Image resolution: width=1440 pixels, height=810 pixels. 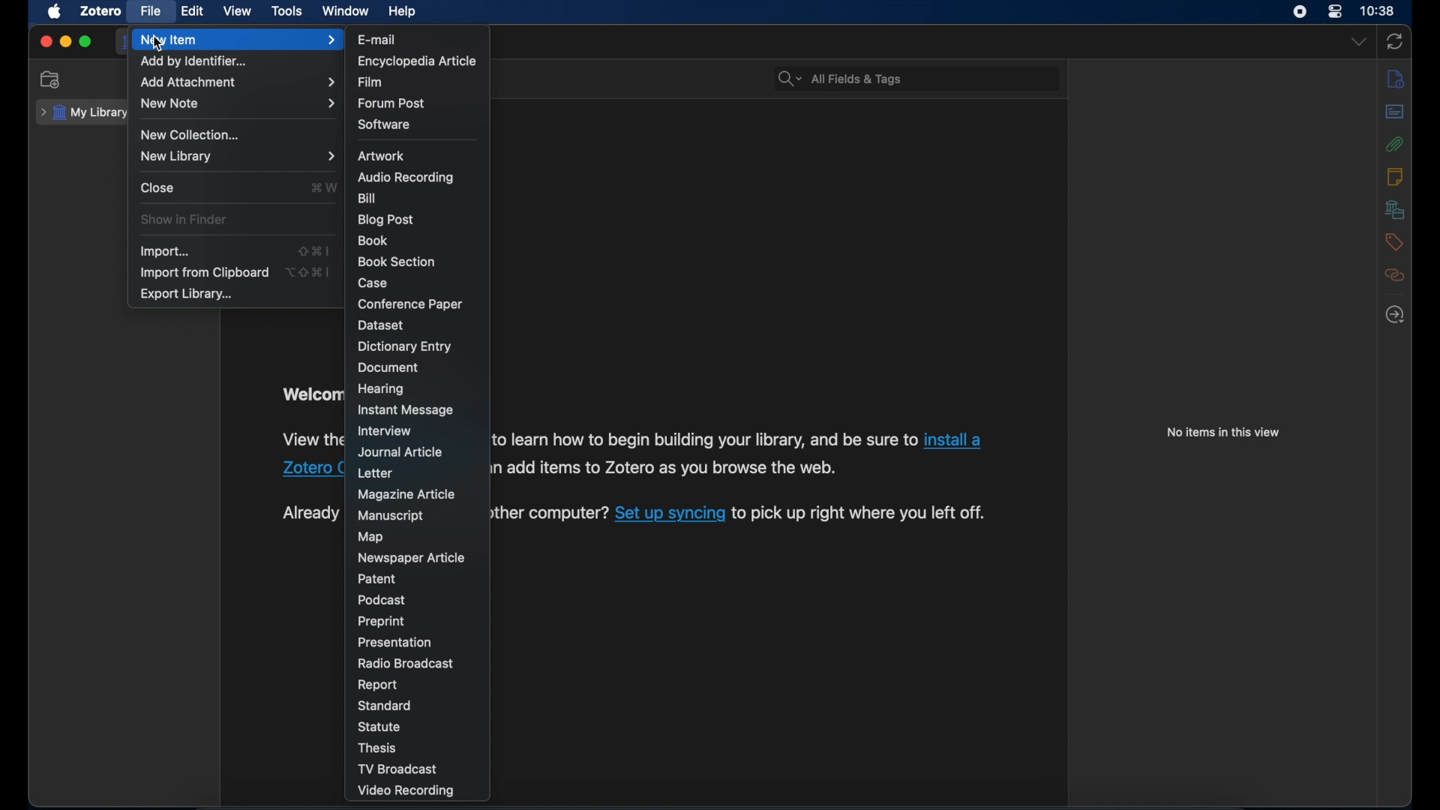 I want to click on show in finder, so click(x=185, y=218).